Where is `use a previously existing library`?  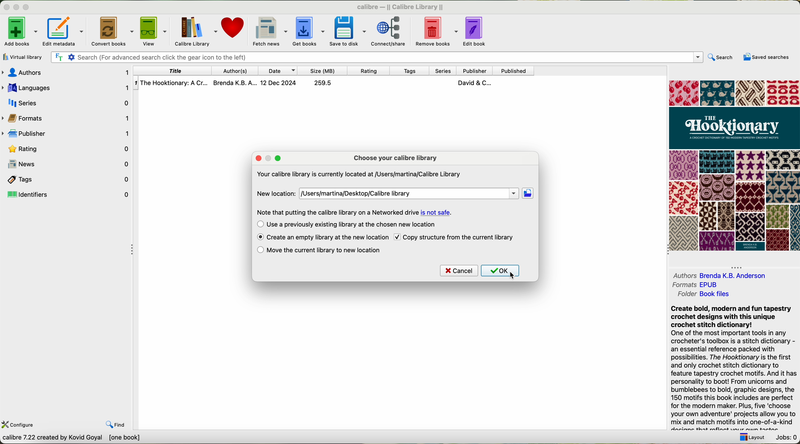
use a previously existing library is located at coordinates (353, 224).